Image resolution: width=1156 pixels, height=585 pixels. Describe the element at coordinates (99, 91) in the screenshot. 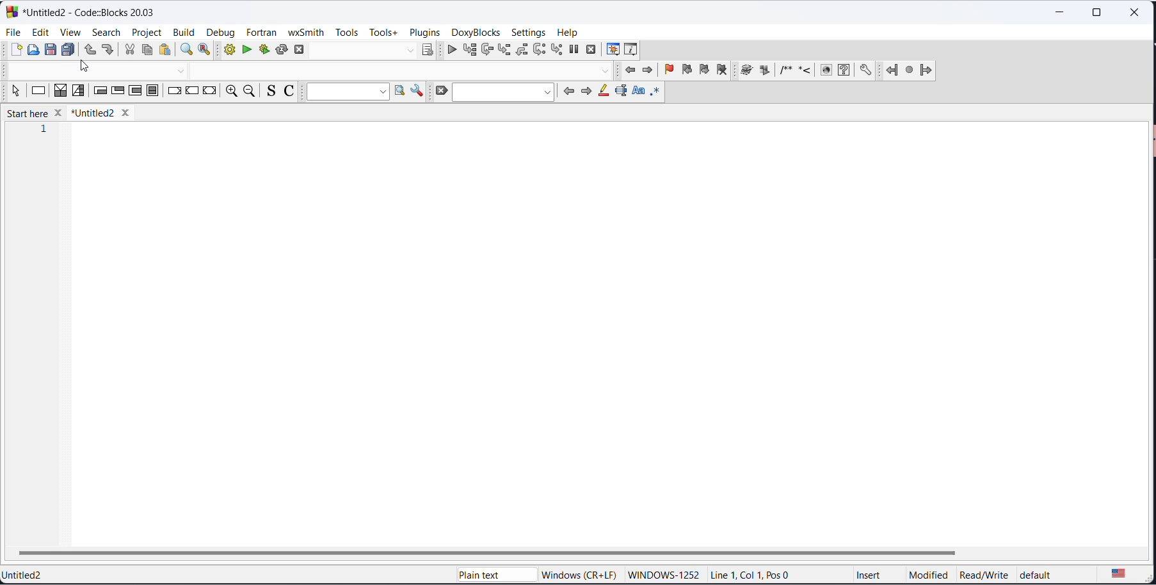

I see `entry condition loop` at that location.